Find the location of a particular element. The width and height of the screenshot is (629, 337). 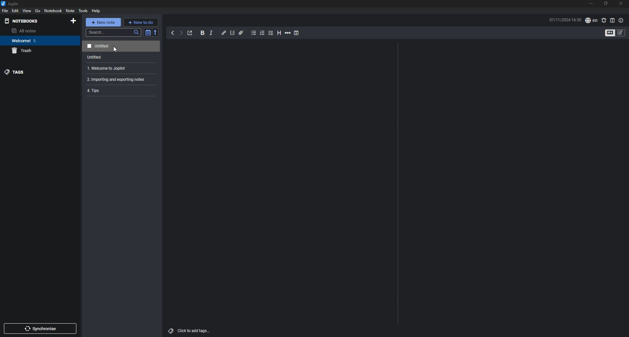

reverse sort order is located at coordinates (156, 32).